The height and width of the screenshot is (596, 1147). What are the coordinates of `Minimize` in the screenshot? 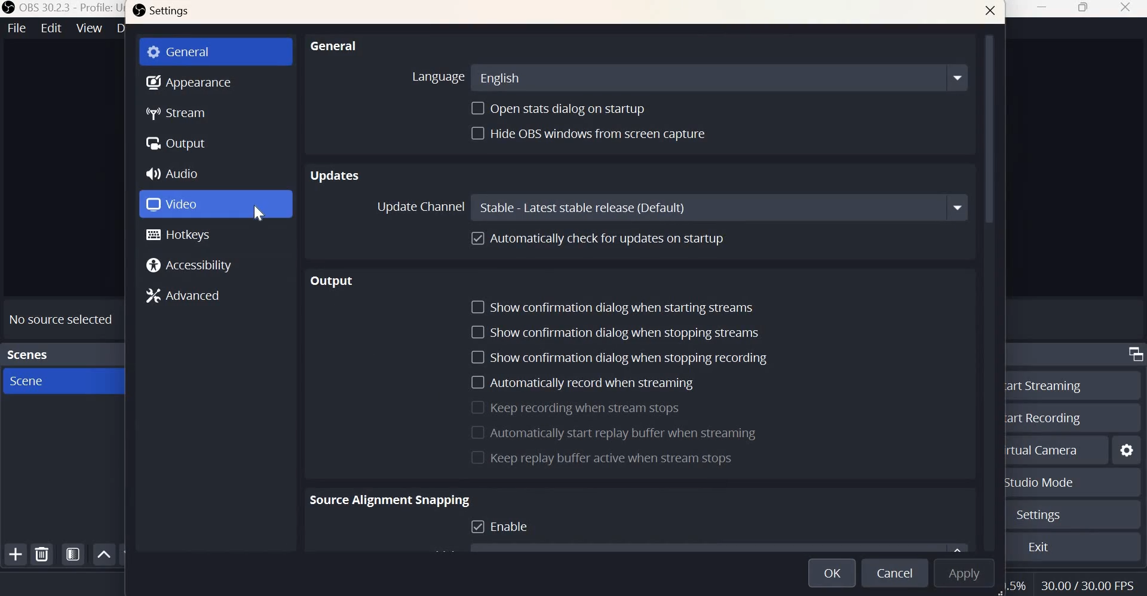 It's located at (1044, 10).